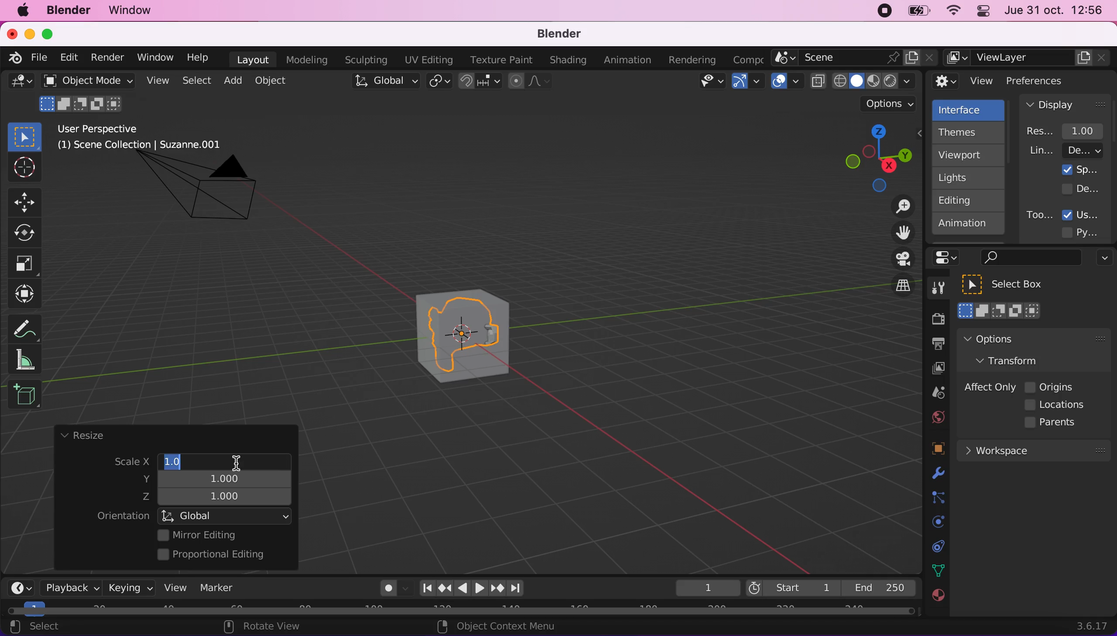 This screenshot has height=636, width=1117. I want to click on measure, so click(31, 359).